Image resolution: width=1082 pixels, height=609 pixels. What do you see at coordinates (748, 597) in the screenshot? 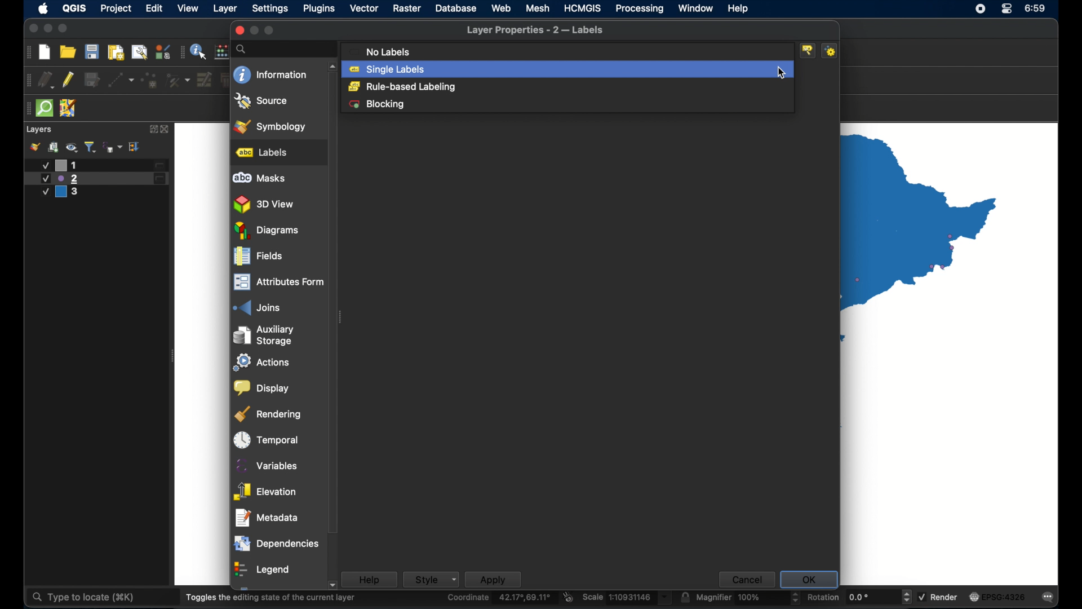
I see `magnifier` at bounding box center [748, 597].